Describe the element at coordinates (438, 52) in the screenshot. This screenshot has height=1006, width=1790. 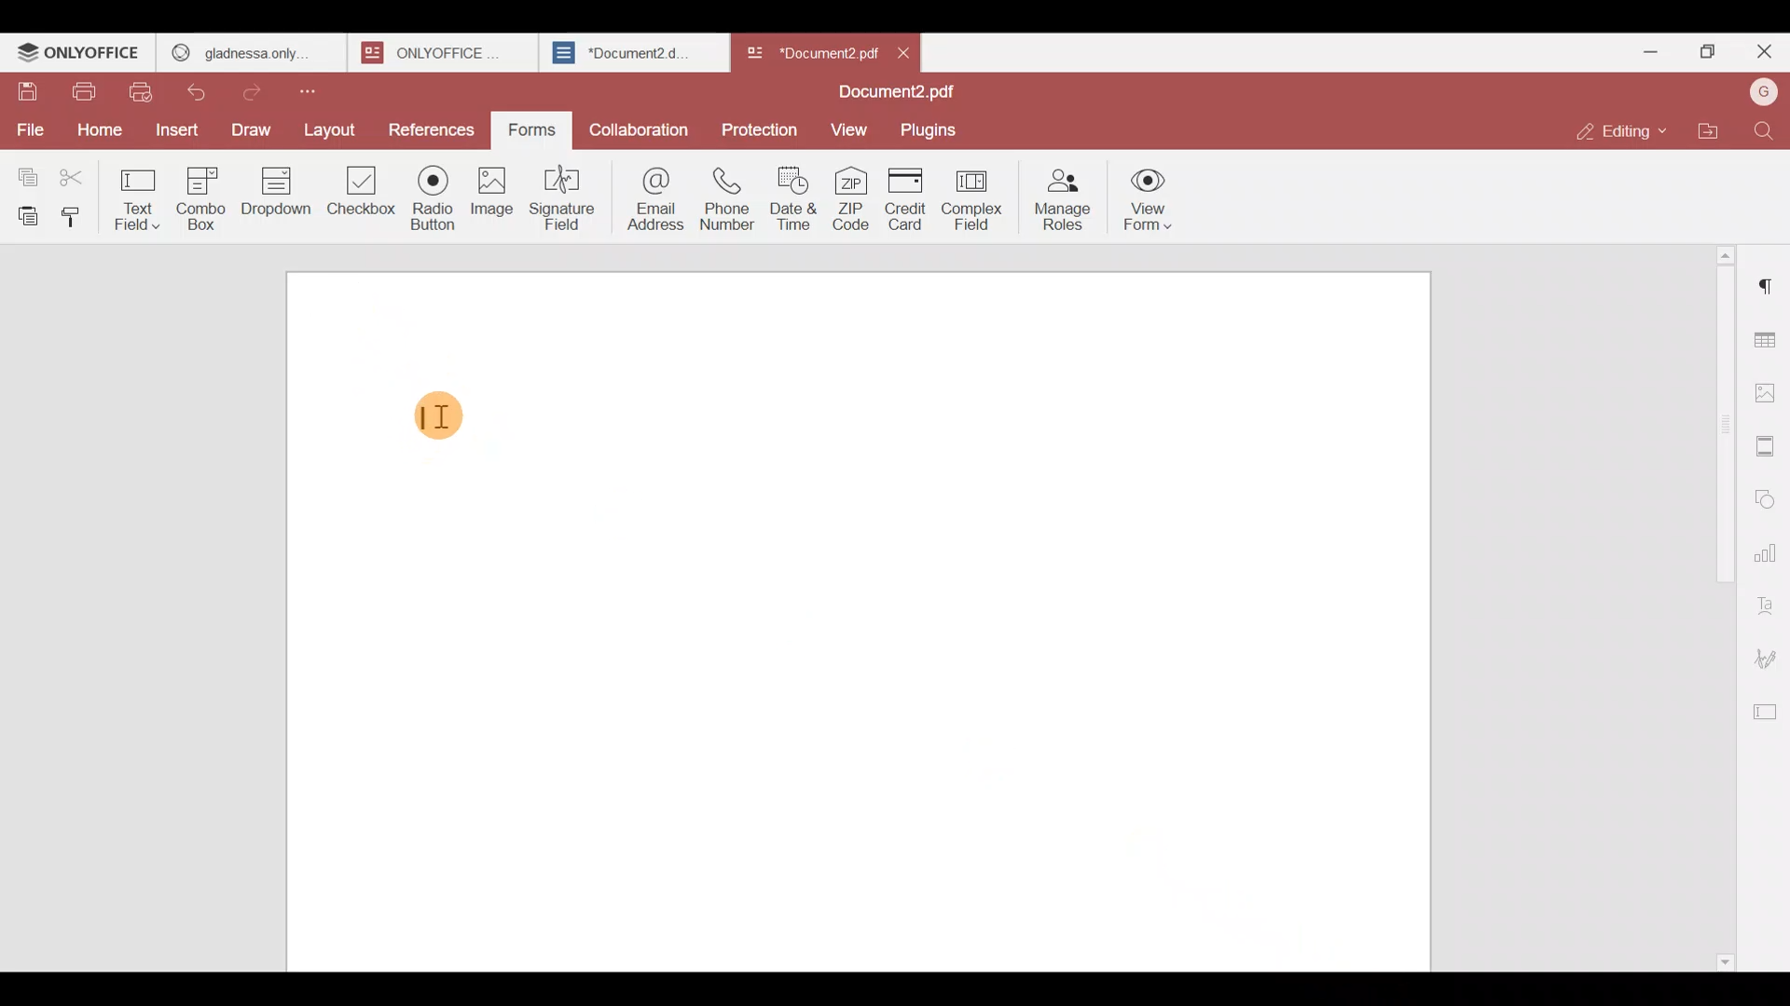
I see `ONLYOFFICE` at that location.